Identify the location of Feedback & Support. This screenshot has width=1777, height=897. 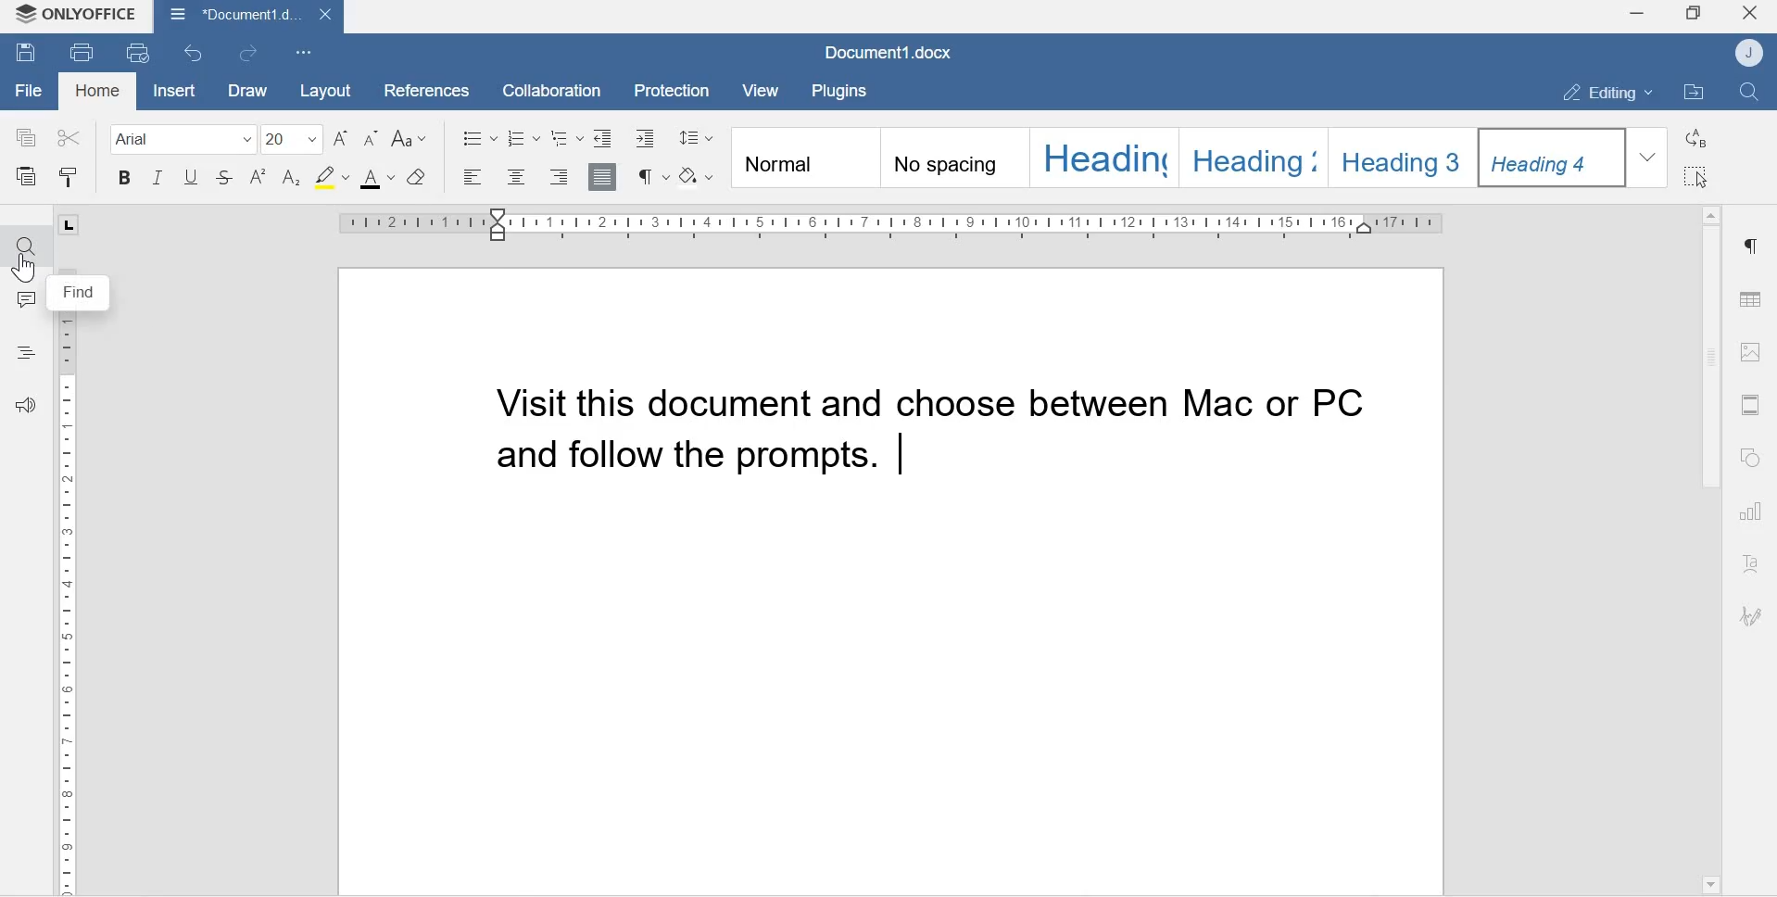
(31, 412).